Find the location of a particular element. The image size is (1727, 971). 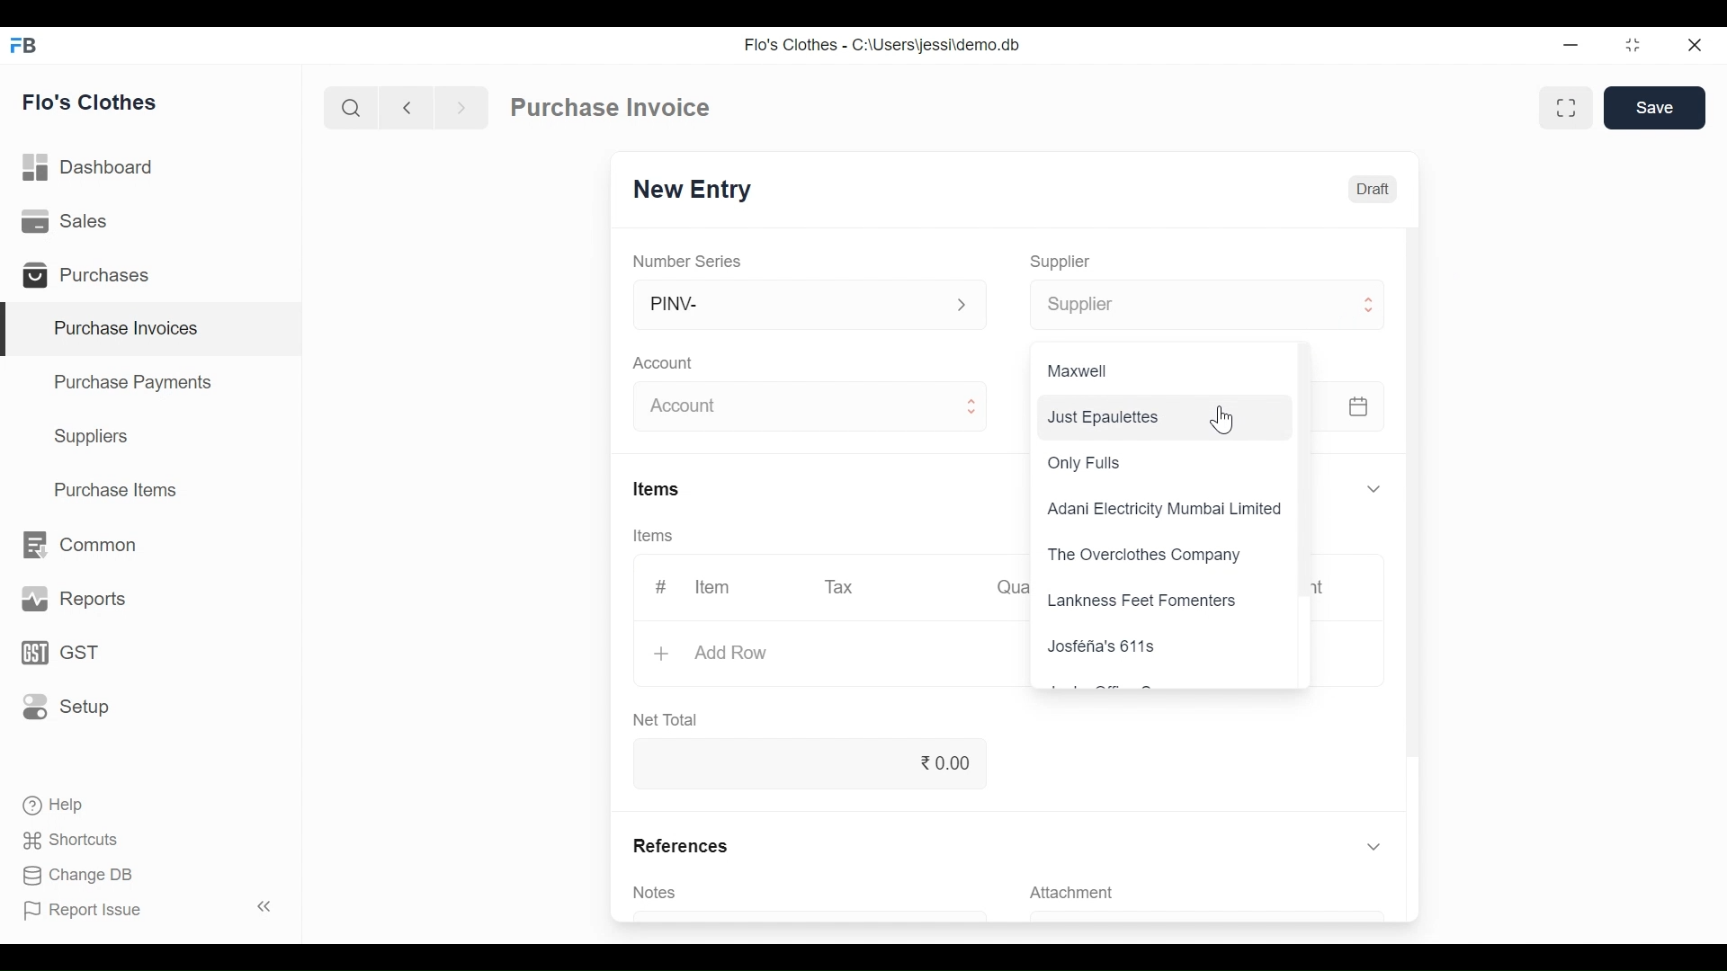

Account is located at coordinates (665, 363).